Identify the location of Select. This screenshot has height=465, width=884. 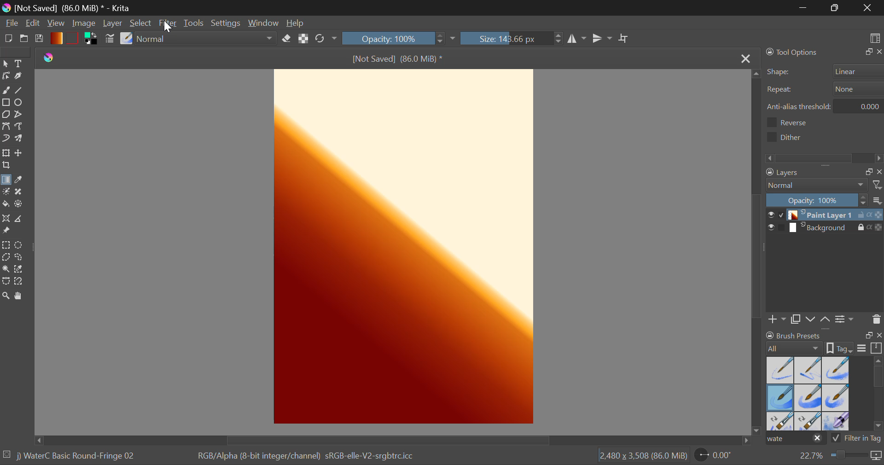
(6, 64).